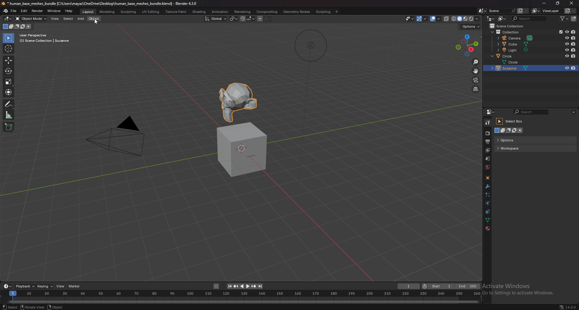 The width and height of the screenshot is (579, 310). What do you see at coordinates (9, 115) in the screenshot?
I see `scale` at bounding box center [9, 115].